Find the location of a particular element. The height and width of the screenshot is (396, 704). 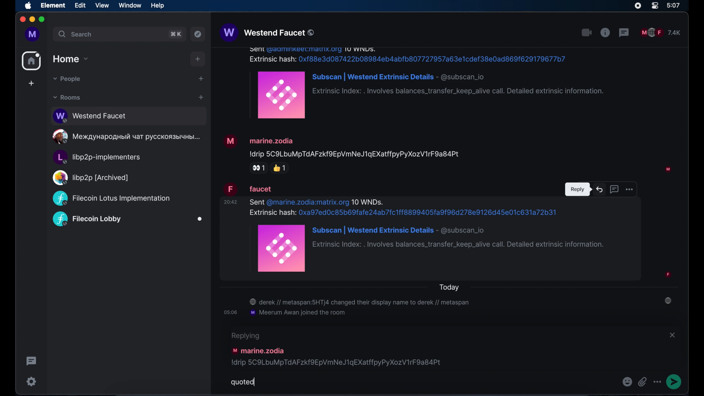

today is located at coordinates (450, 287).